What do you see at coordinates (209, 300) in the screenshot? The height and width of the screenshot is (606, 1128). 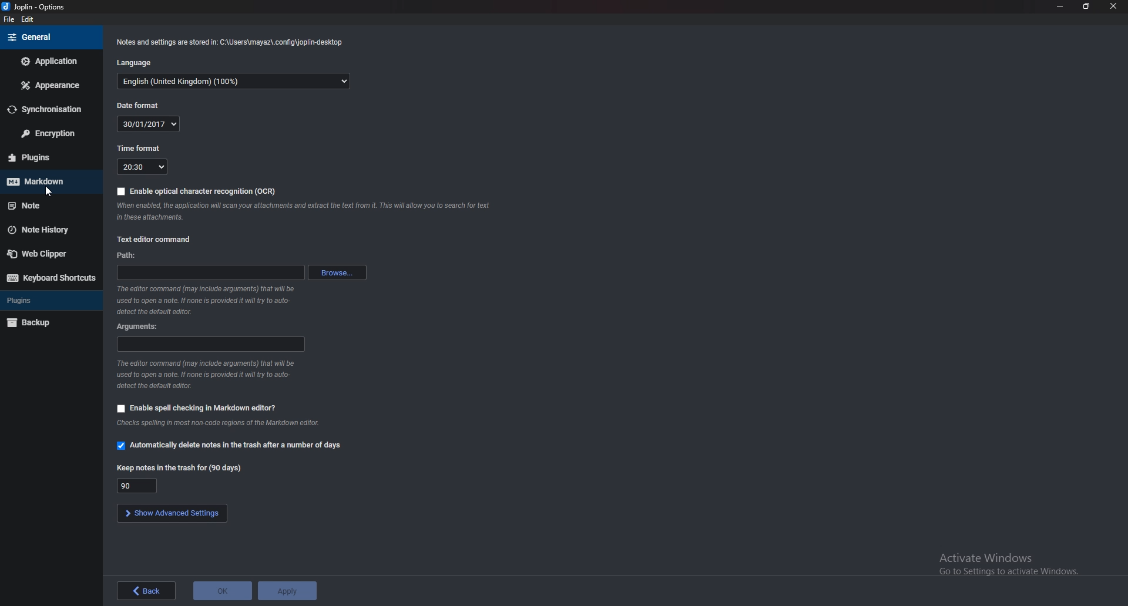 I see `info` at bounding box center [209, 300].